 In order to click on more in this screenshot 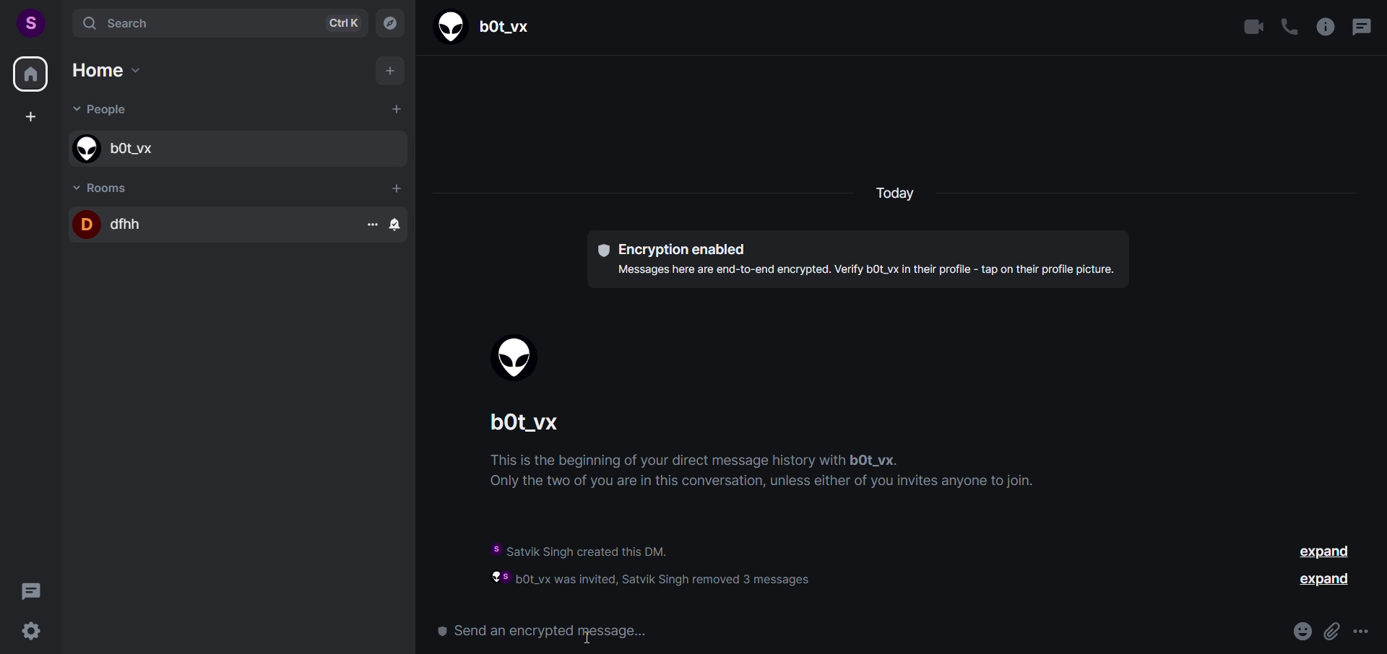, I will do `click(1362, 632)`.